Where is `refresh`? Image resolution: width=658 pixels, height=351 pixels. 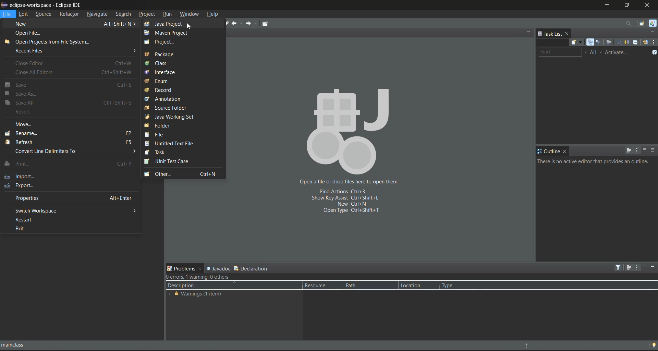
refresh is located at coordinates (68, 142).